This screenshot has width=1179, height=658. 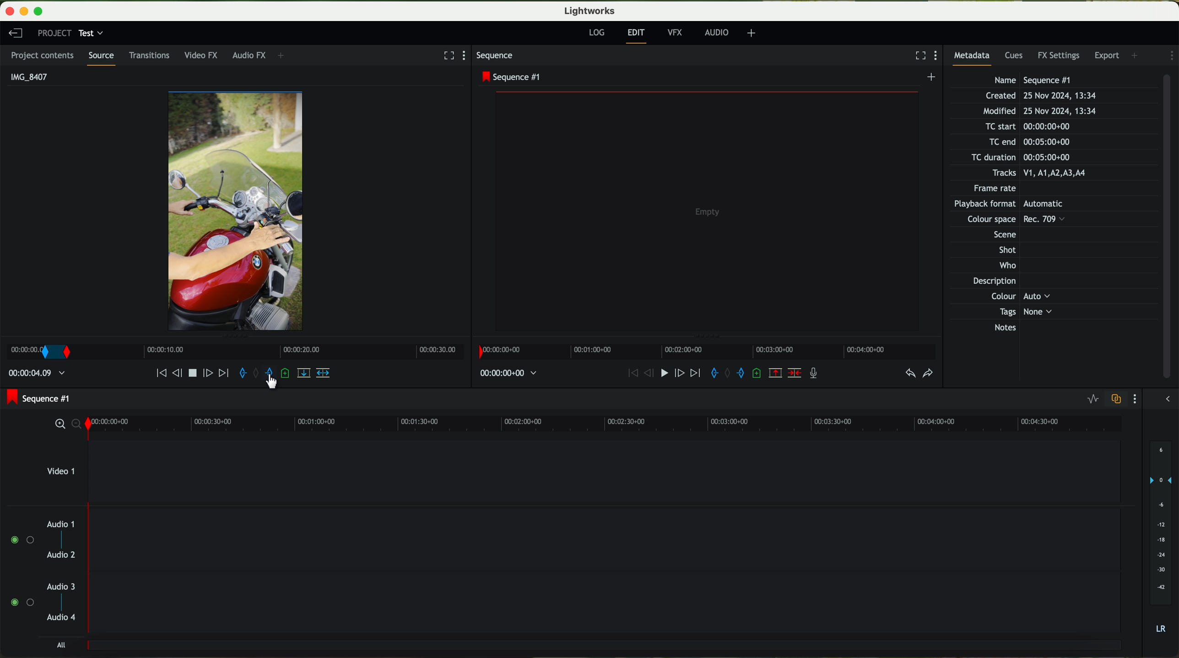 I want to click on export, so click(x=1108, y=54).